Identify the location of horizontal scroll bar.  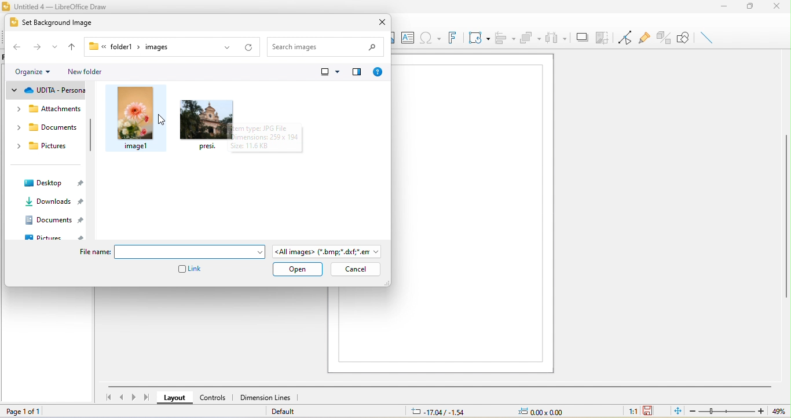
(436, 387).